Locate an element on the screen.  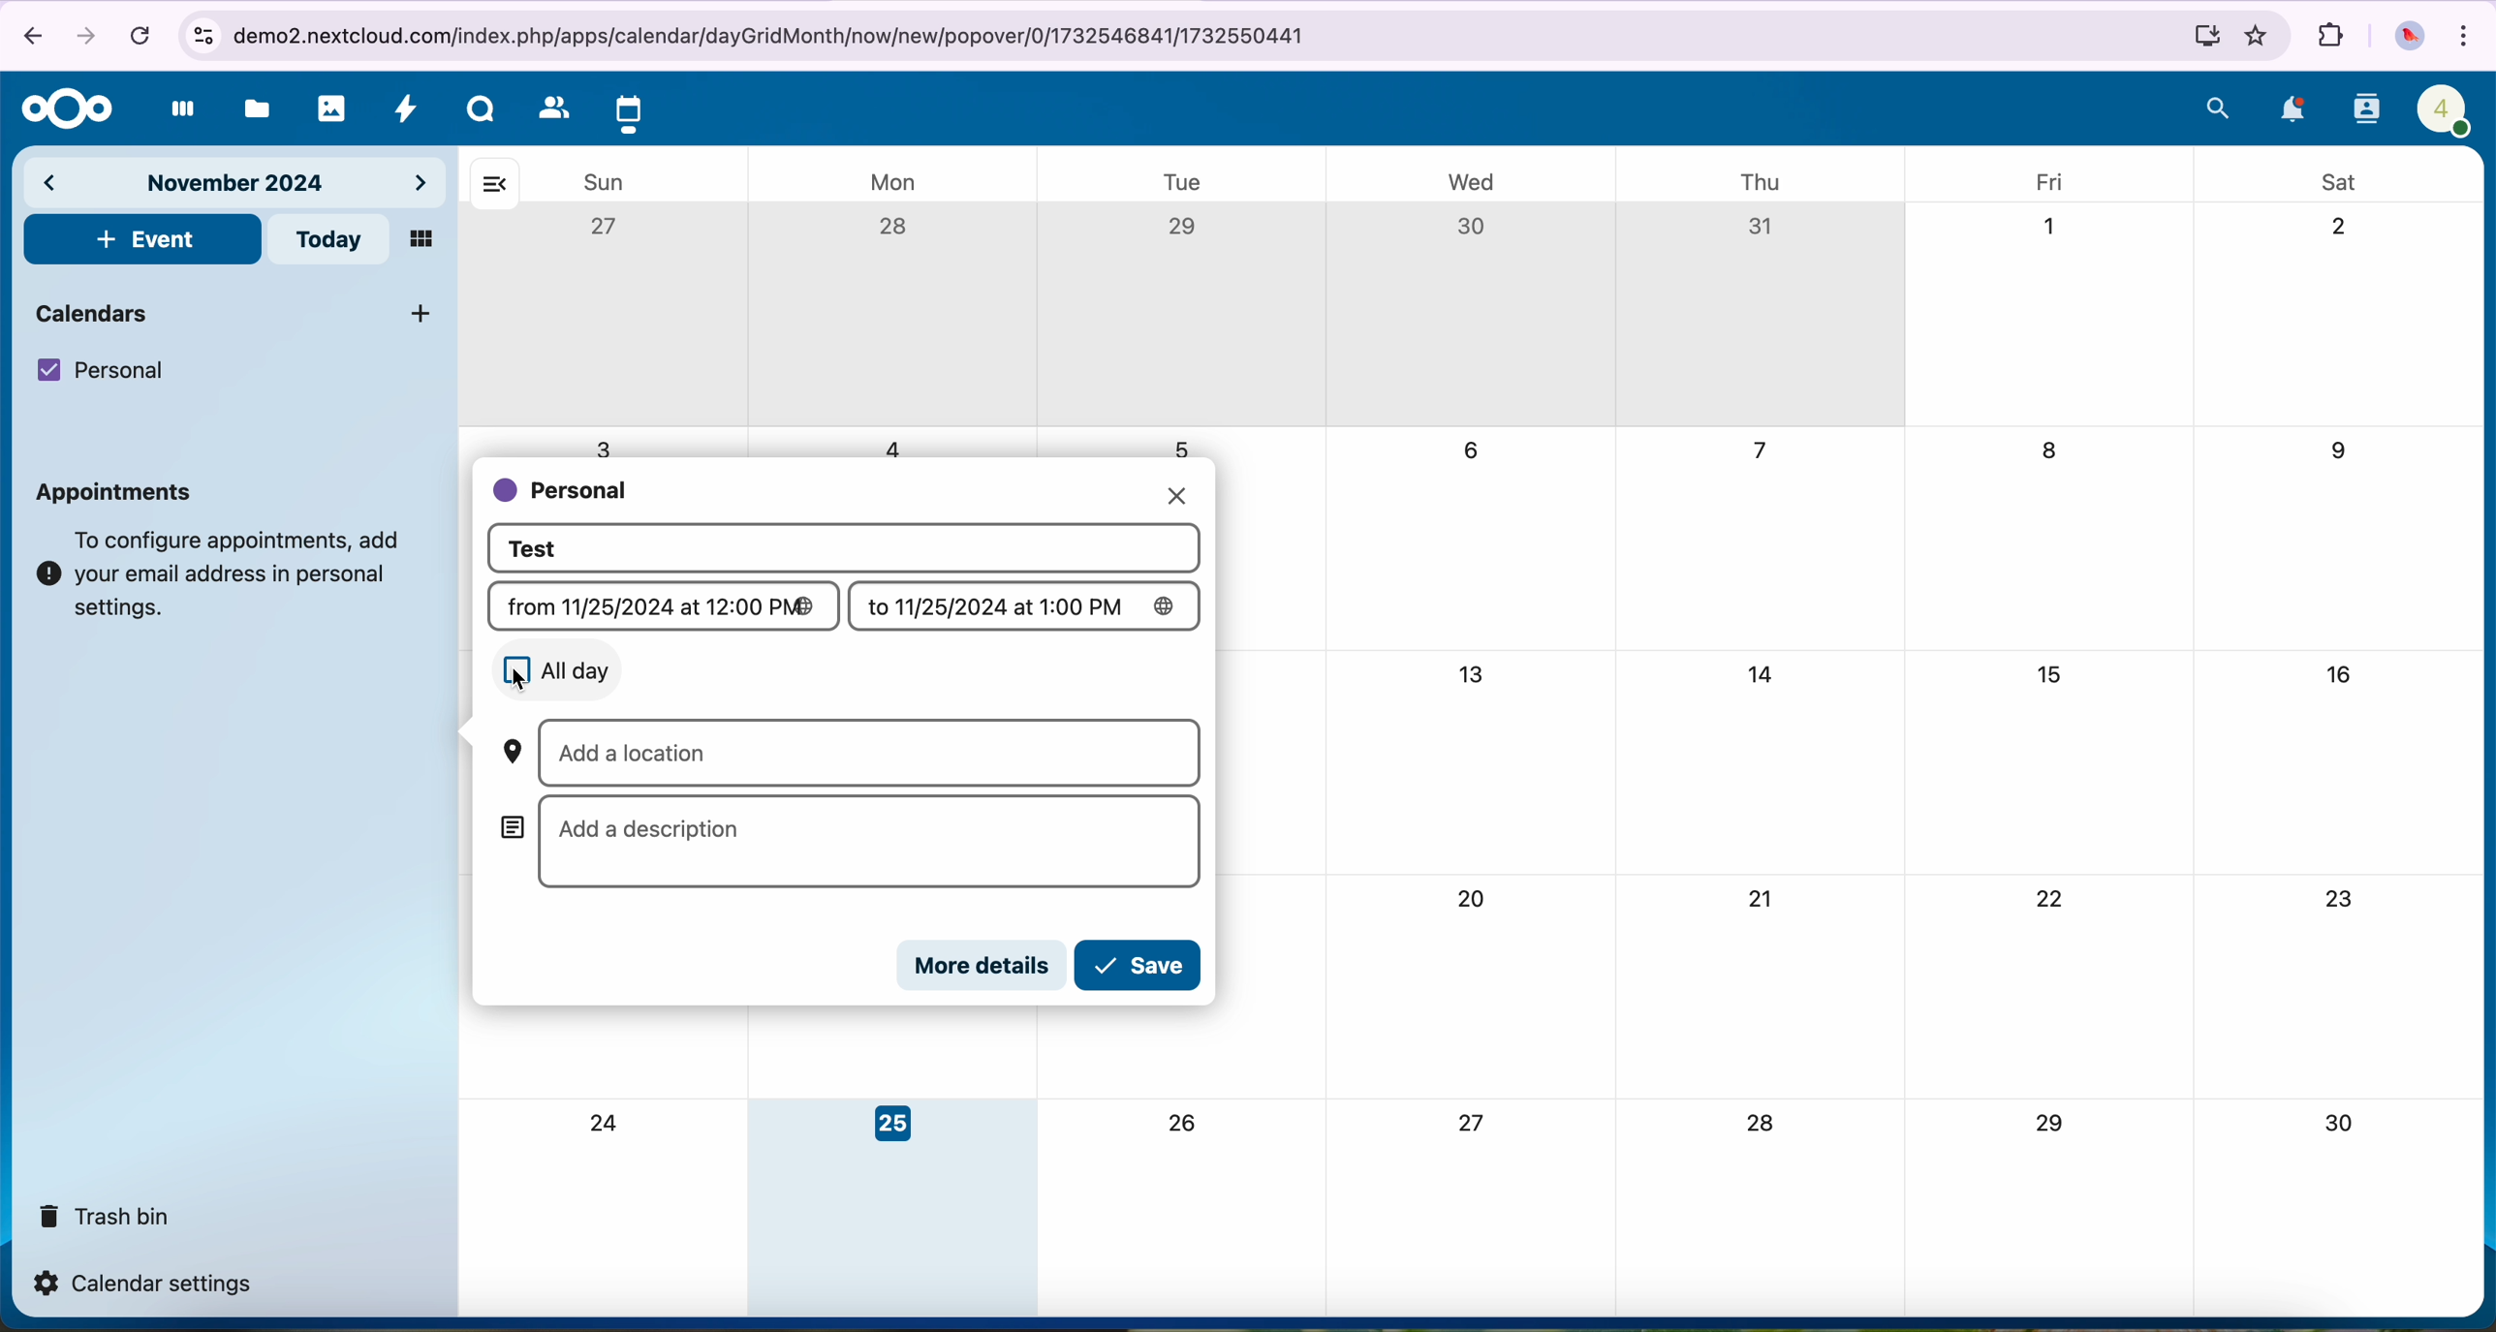
profile is located at coordinates (2445, 109).